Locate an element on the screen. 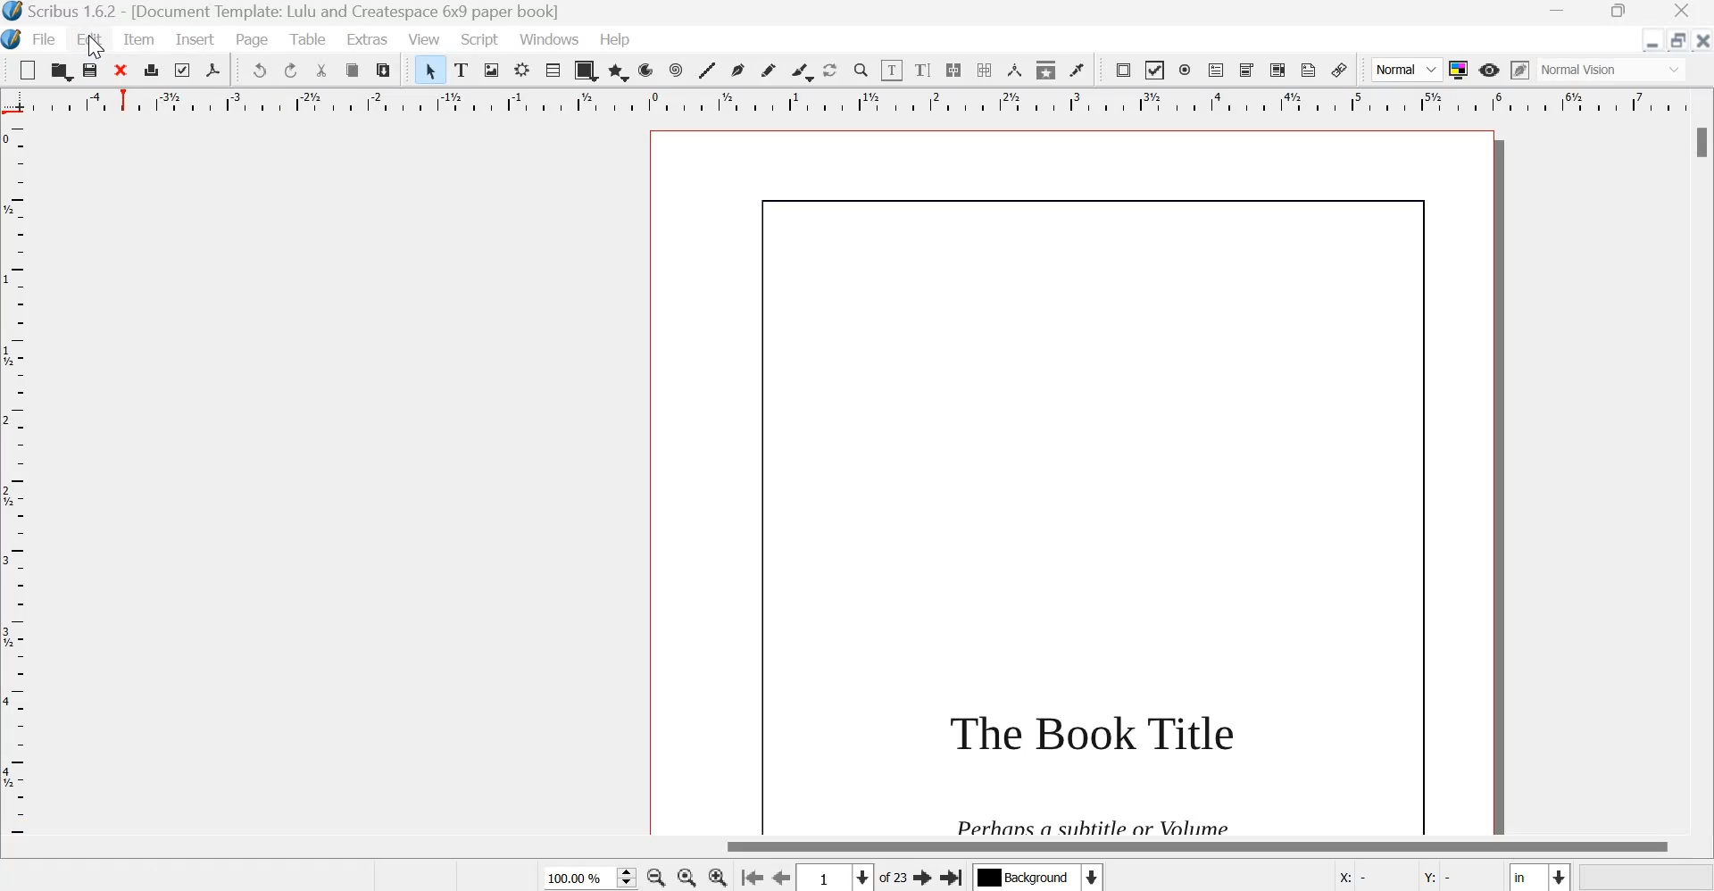 The image size is (1714, 891). zoom in to 100% is located at coordinates (687, 877).